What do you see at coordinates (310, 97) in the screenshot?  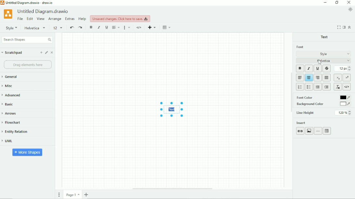 I see `Font Color` at bounding box center [310, 97].